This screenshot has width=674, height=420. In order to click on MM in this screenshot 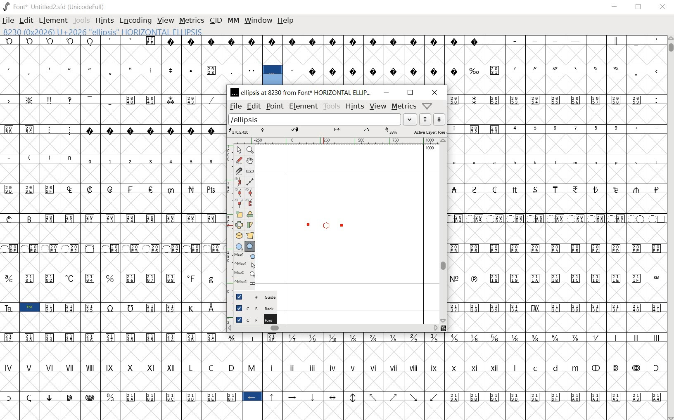, I will do `click(233, 19)`.